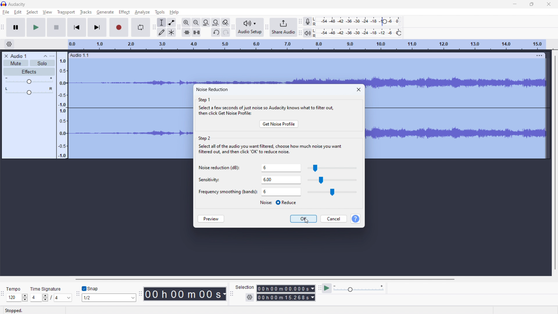  I want to click on vertical scrollbar, so click(555, 163).